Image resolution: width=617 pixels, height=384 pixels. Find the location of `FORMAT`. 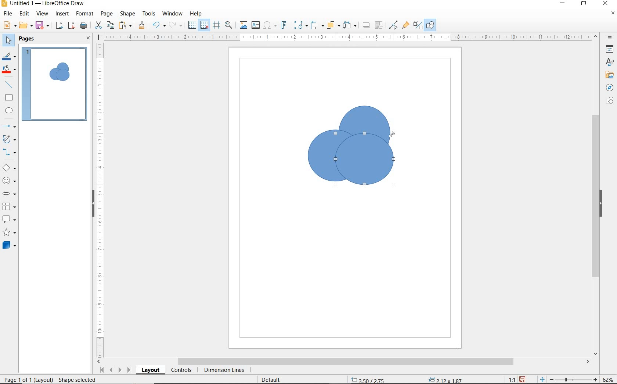

FORMAT is located at coordinates (85, 14).